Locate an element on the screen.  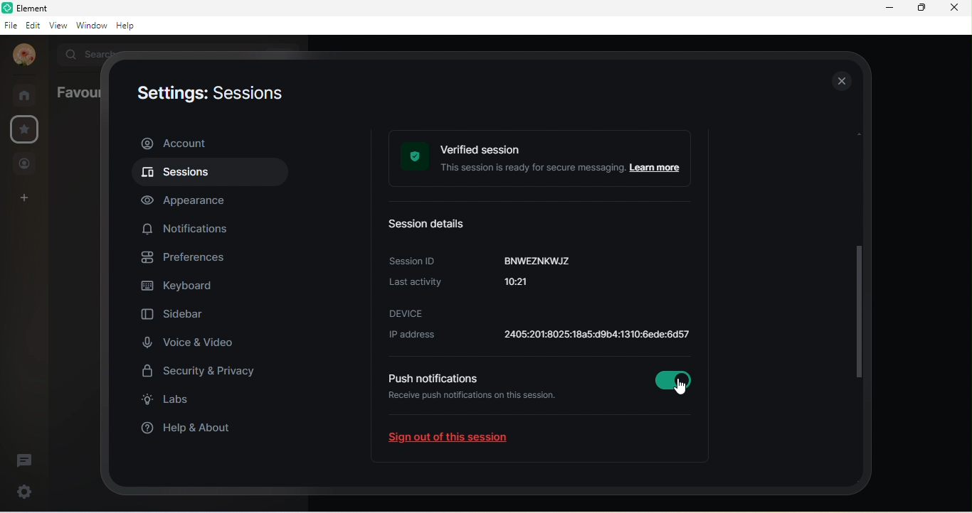
close is located at coordinates (953, 8).